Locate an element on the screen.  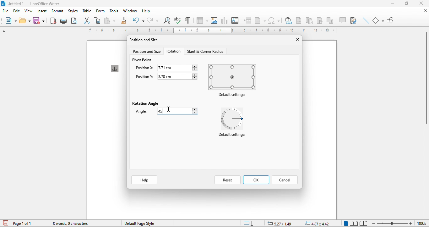
cross reference is located at coordinates (332, 20).